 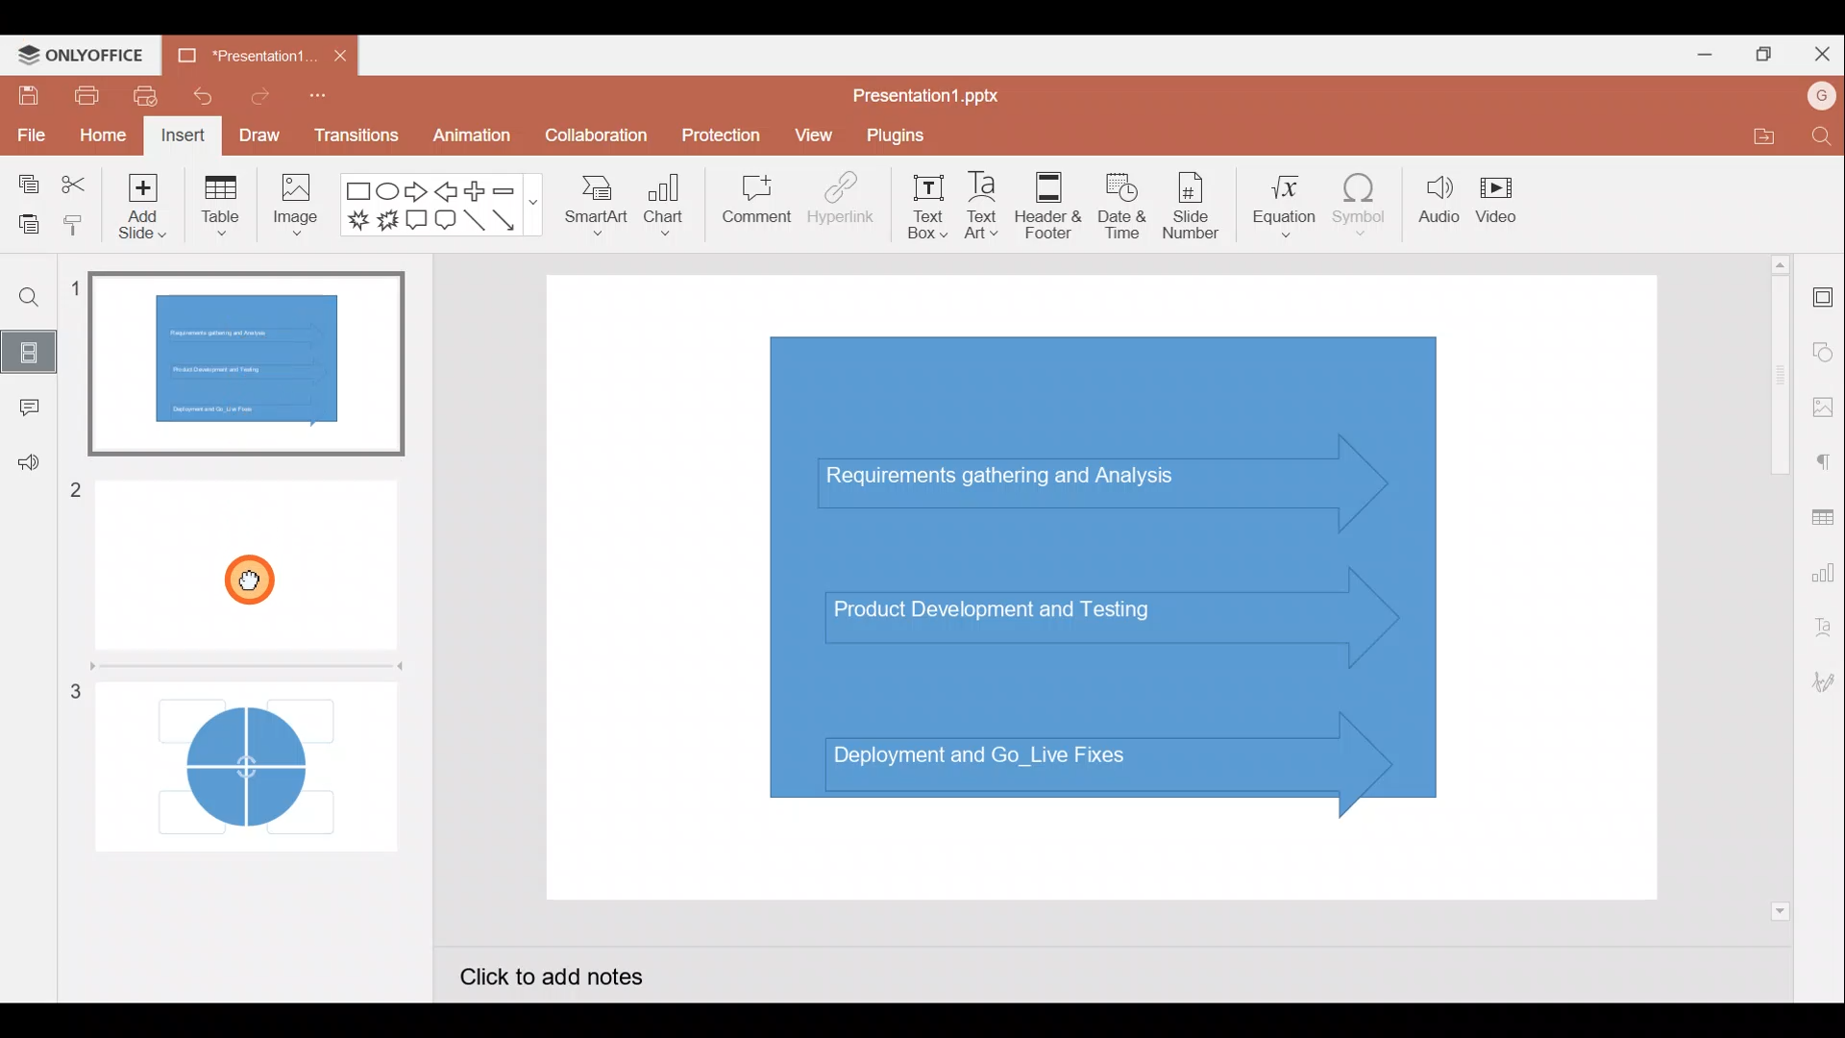 What do you see at coordinates (75, 224) in the screenshot?
I see `Copy style` at bounding box center [75, 224].